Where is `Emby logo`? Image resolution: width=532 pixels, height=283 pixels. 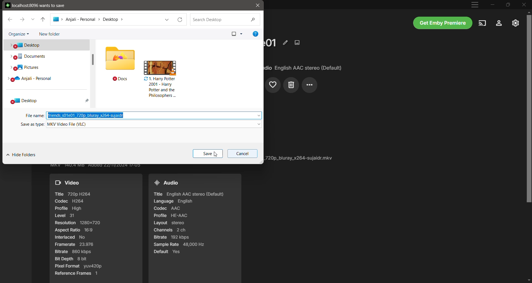 Emby logo is located at coordinates (8, 5).